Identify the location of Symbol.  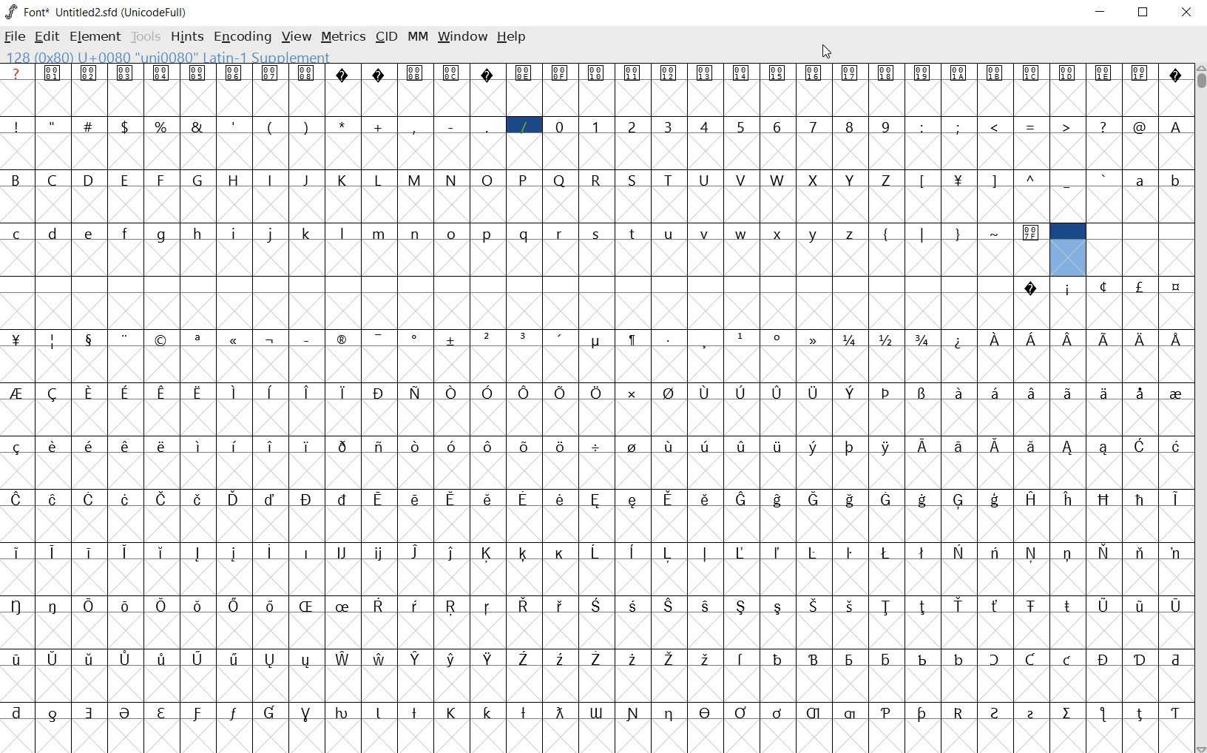
(598, 339).